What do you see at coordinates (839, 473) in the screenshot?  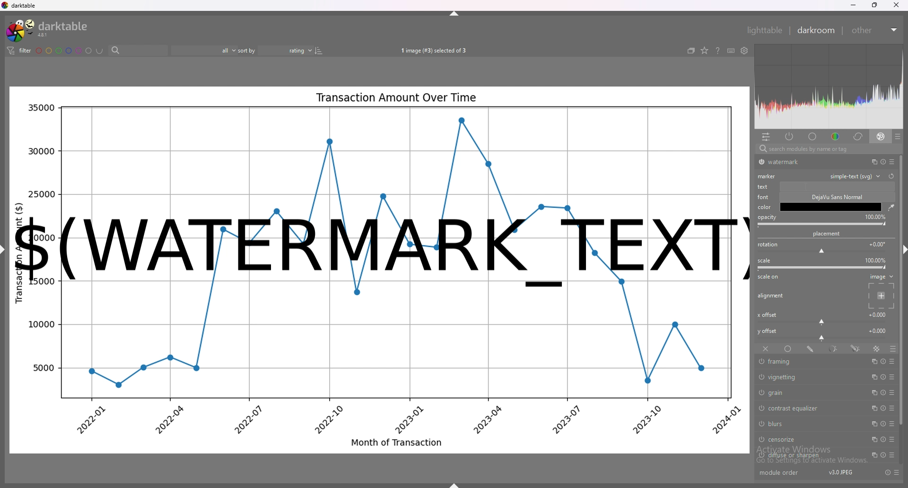 I see `version` at bounding box center [839, 473].